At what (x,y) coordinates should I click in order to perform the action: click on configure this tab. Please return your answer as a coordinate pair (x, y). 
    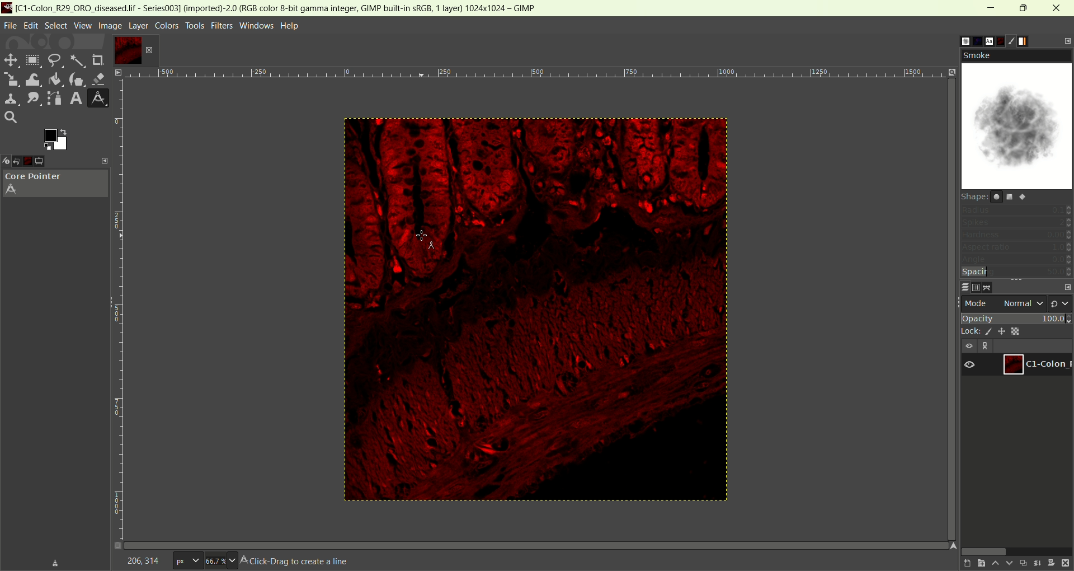
    Looking at the image, I should click on (105, 160).